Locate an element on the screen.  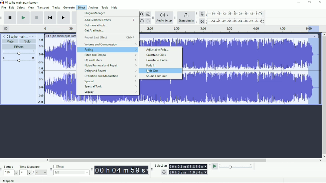
4 is located at coordinates (25, 173).